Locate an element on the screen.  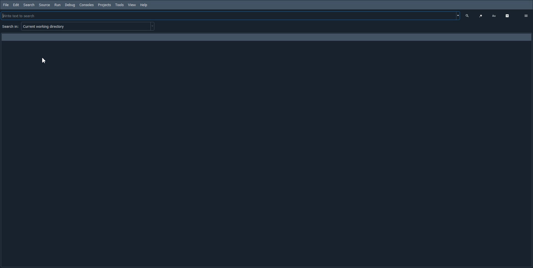
Edit is located at coordinates (16, 5).